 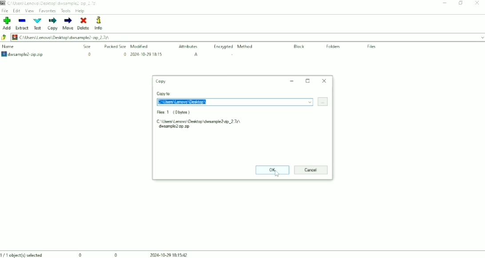 I want to click on Size, so click(x=87, y=47).